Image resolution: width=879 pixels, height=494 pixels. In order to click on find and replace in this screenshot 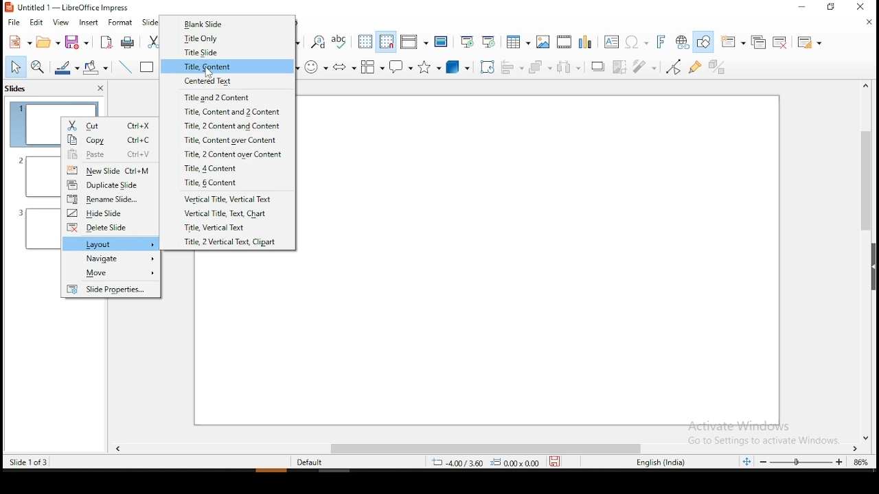, I will do `click(319, 44)`.